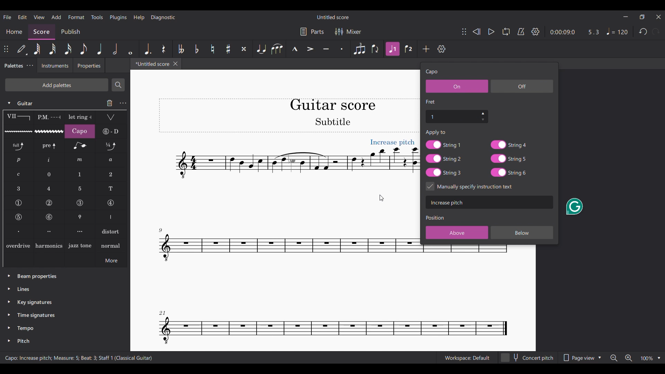  Describe the element at coordinates (359, 49) in the screenshot. I see `Tuplet` at that location.